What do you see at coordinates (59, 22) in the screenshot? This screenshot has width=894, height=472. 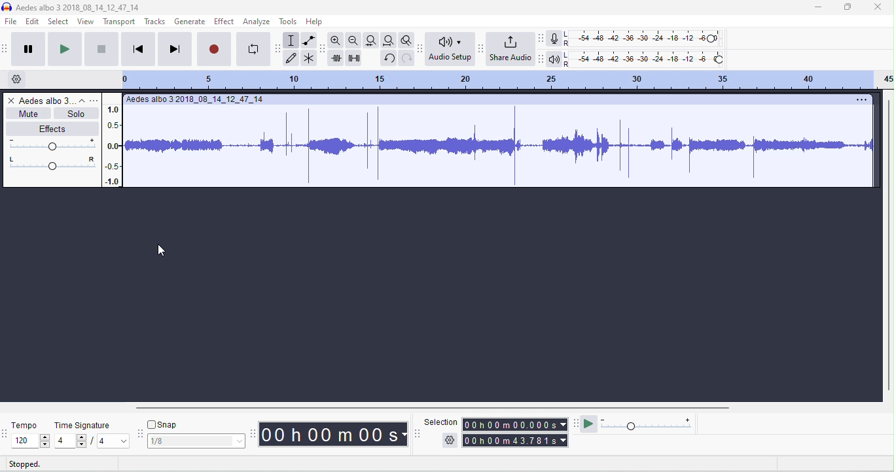 I see `select` at bounding box center [59, 22].